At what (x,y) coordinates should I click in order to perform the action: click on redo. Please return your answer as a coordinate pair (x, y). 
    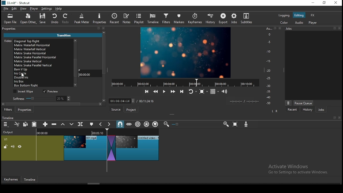
    Looking at the image, I should click on (66, 19).